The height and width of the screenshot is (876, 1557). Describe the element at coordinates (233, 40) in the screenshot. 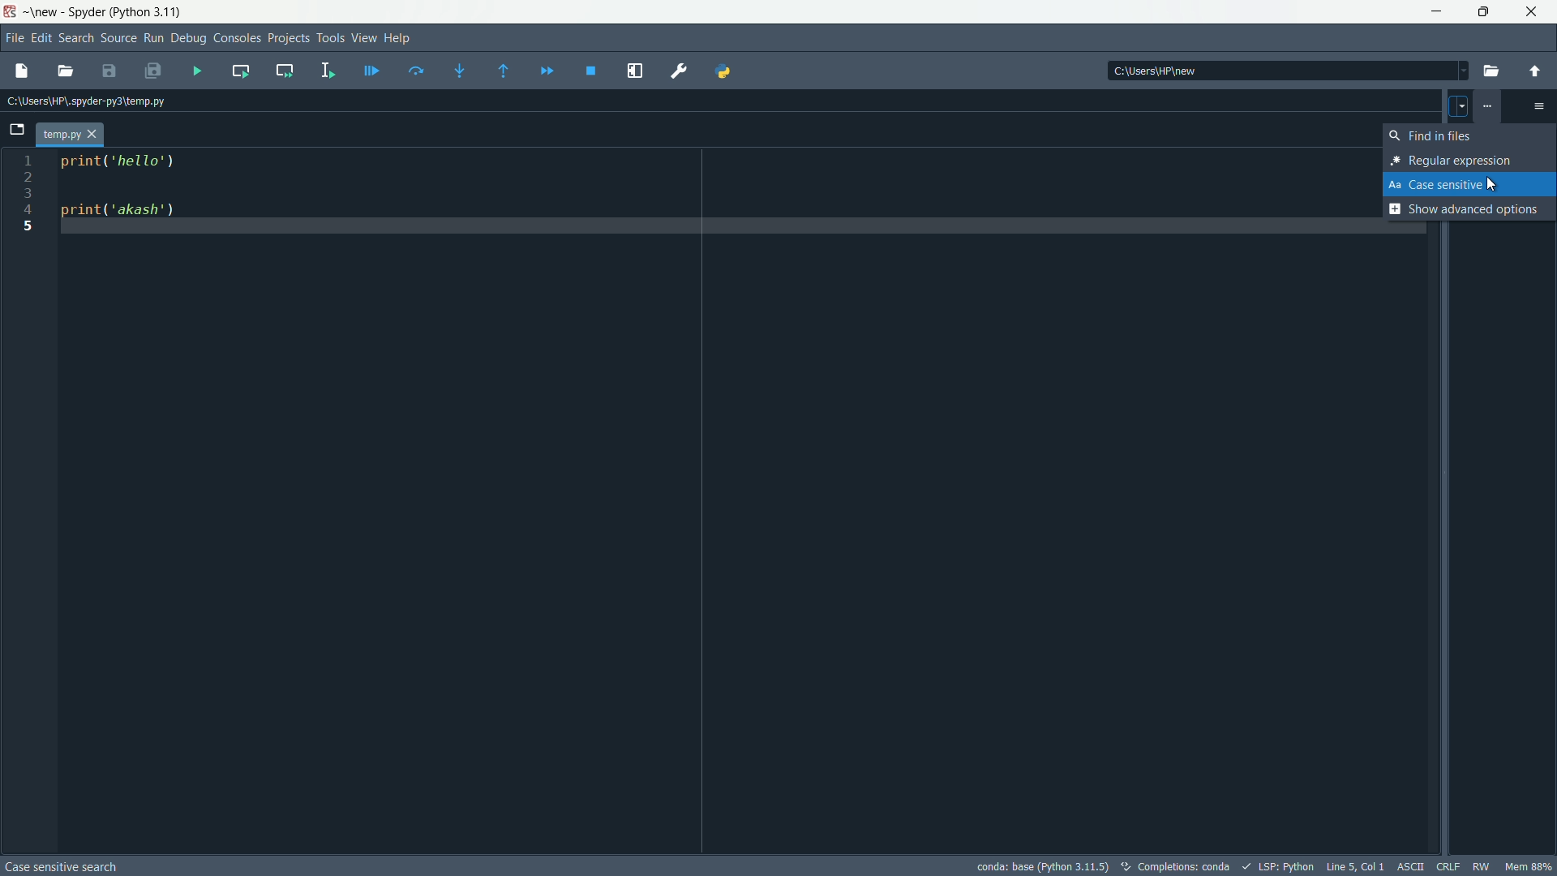

I see `Consoles Menu` at that location.